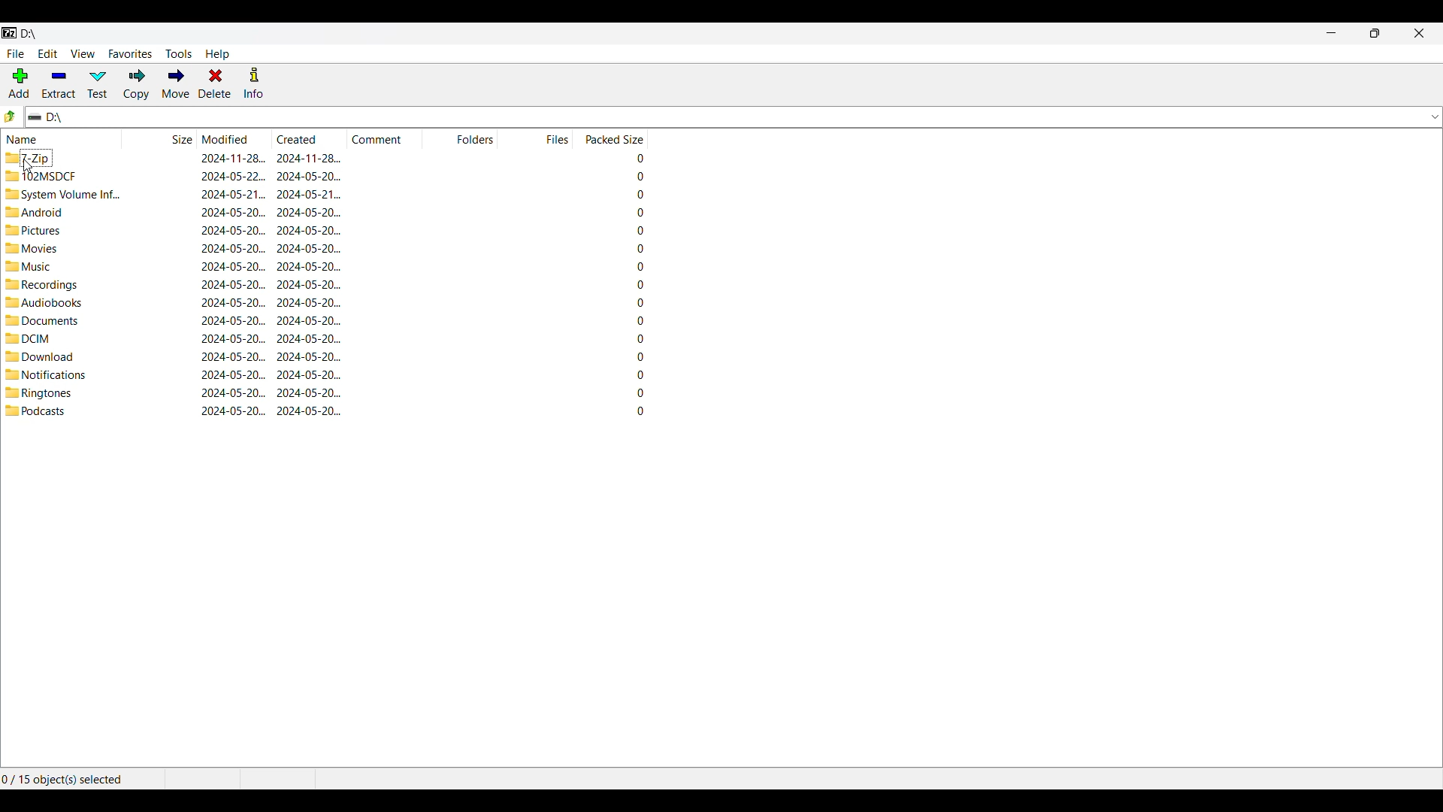 This screenshot has height=812, width=1443. What do you see at coordinates (721, 117) in the screenshot?
I see `Location and logo of current folder changed` at bounding box center [721, 117].